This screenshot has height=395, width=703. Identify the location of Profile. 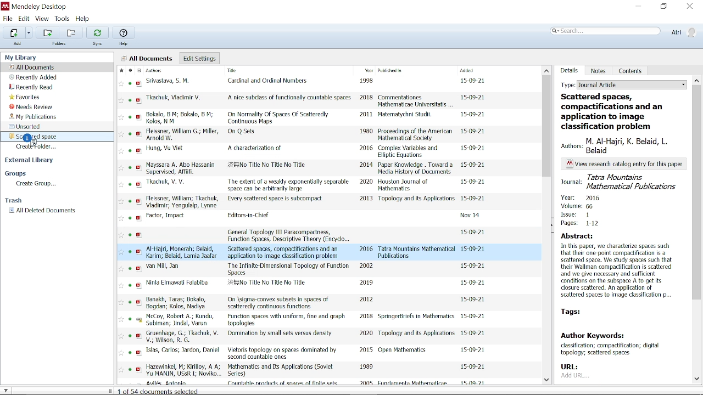
(683, 32).